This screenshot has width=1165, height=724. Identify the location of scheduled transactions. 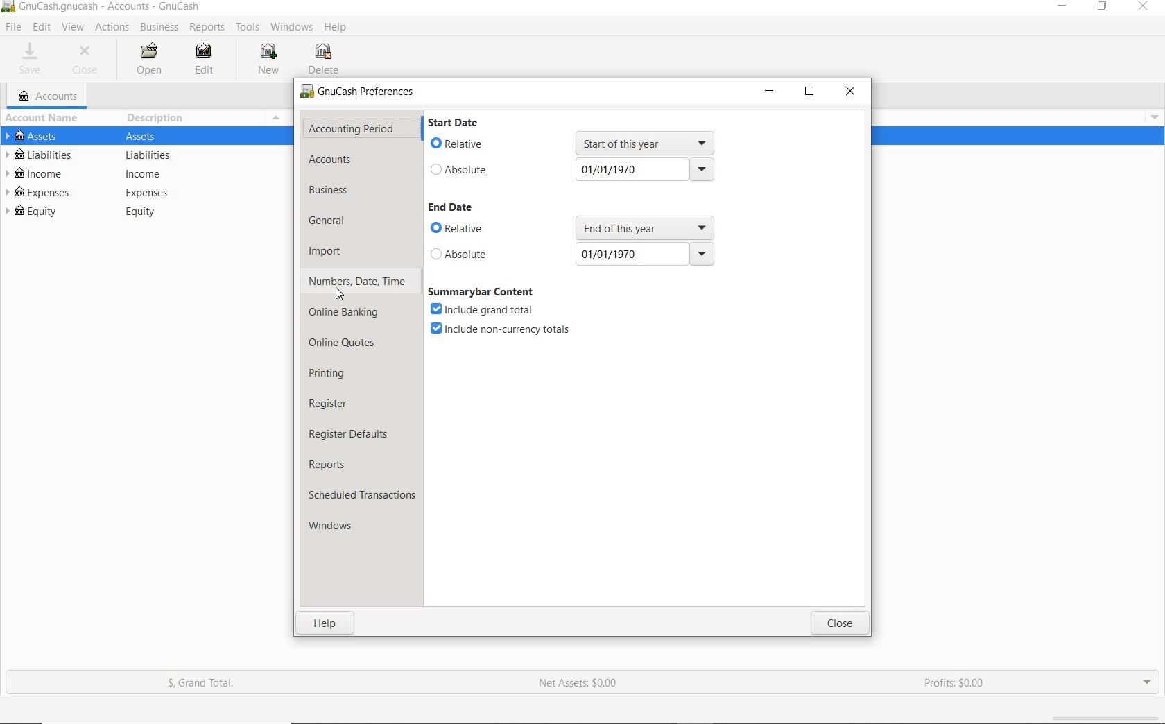
(362, 497).